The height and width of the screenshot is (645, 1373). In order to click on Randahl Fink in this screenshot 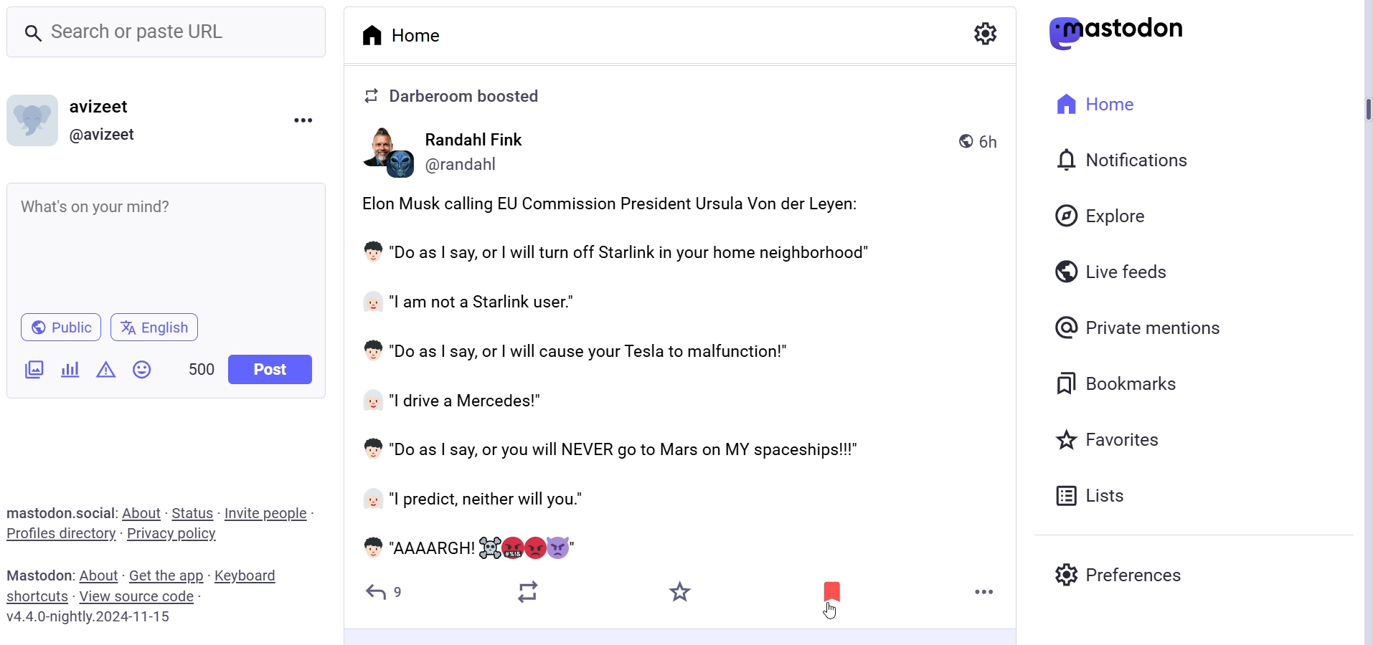, I will do `click(491, 140)`.